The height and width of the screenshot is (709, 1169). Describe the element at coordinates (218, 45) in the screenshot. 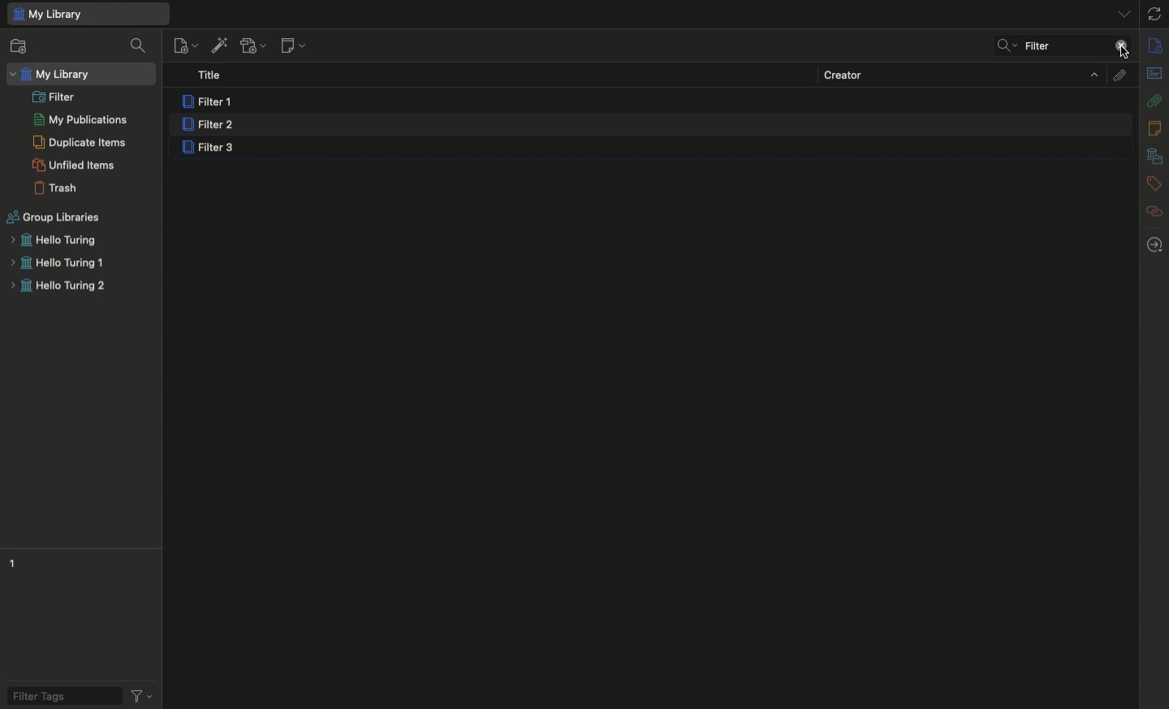

I see `Add items by identifier` at that location.